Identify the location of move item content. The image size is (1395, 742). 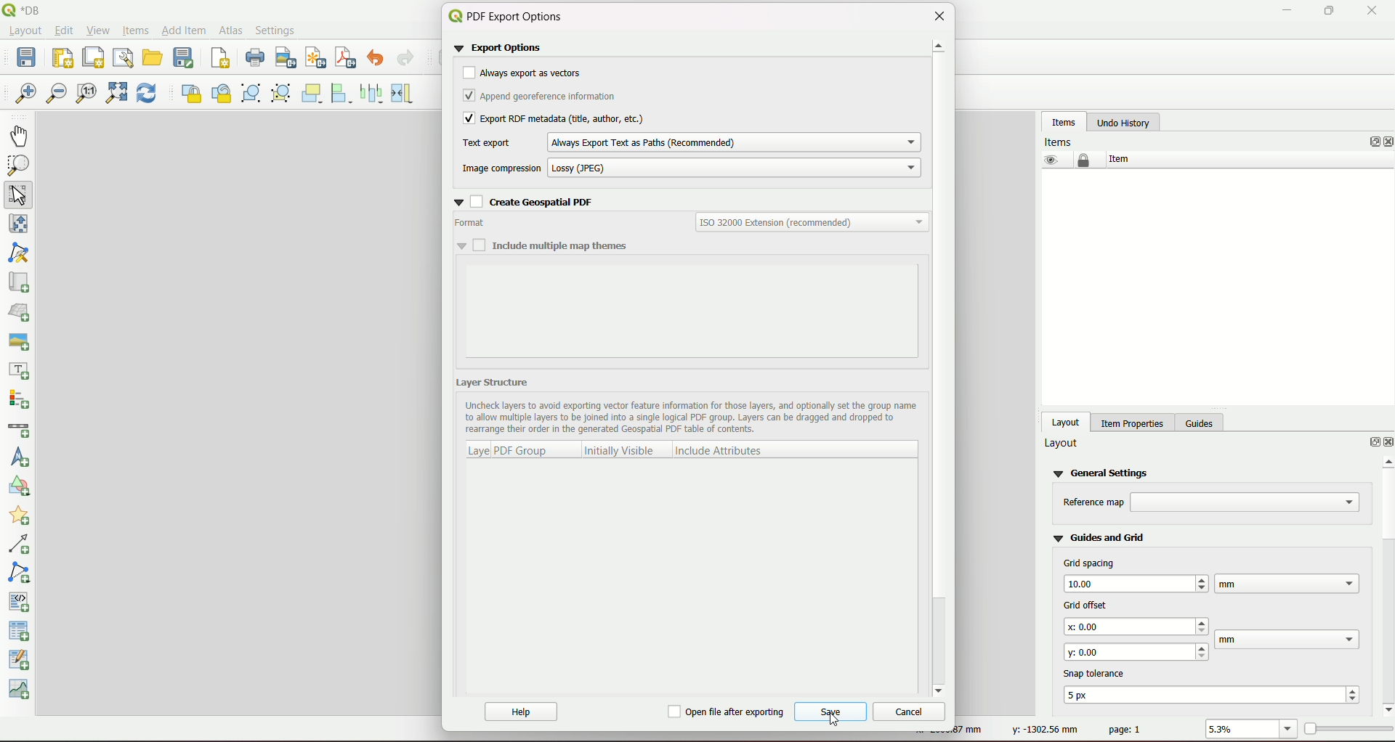
(19, 226).